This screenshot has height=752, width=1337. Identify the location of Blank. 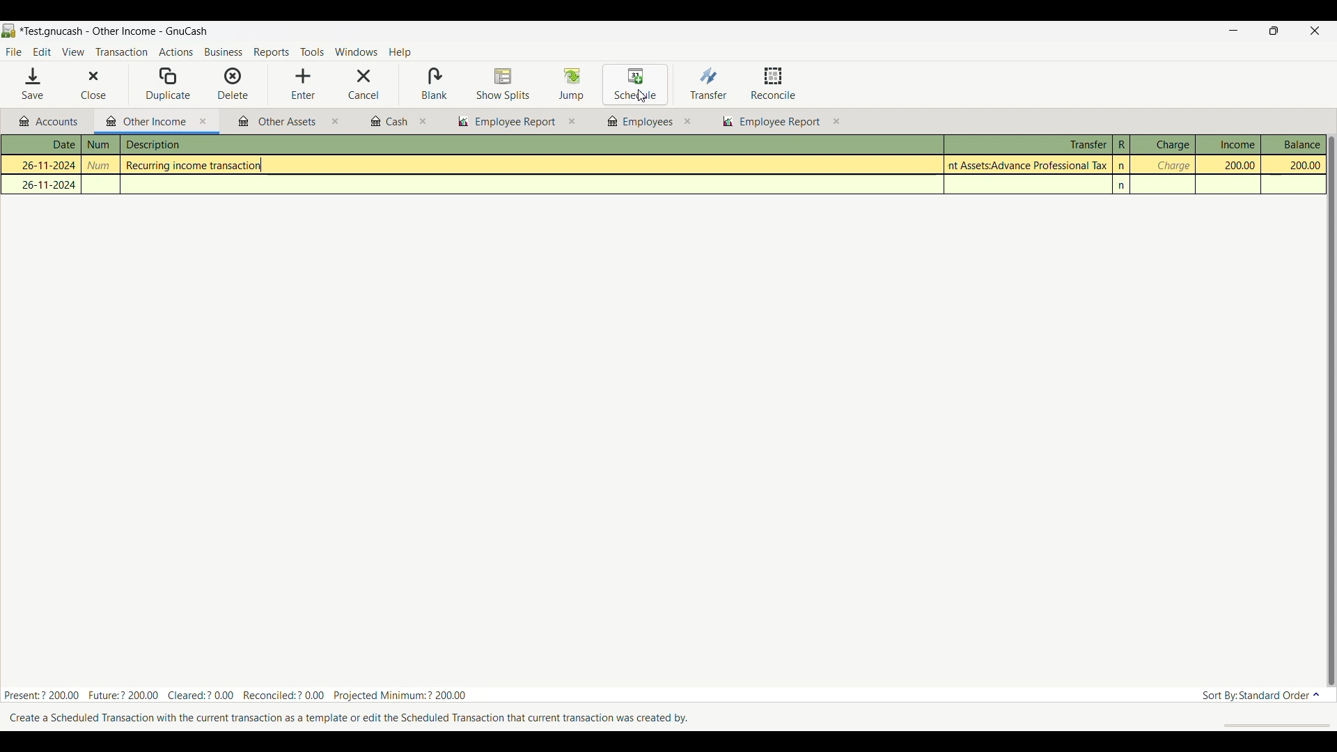
(434, 84).